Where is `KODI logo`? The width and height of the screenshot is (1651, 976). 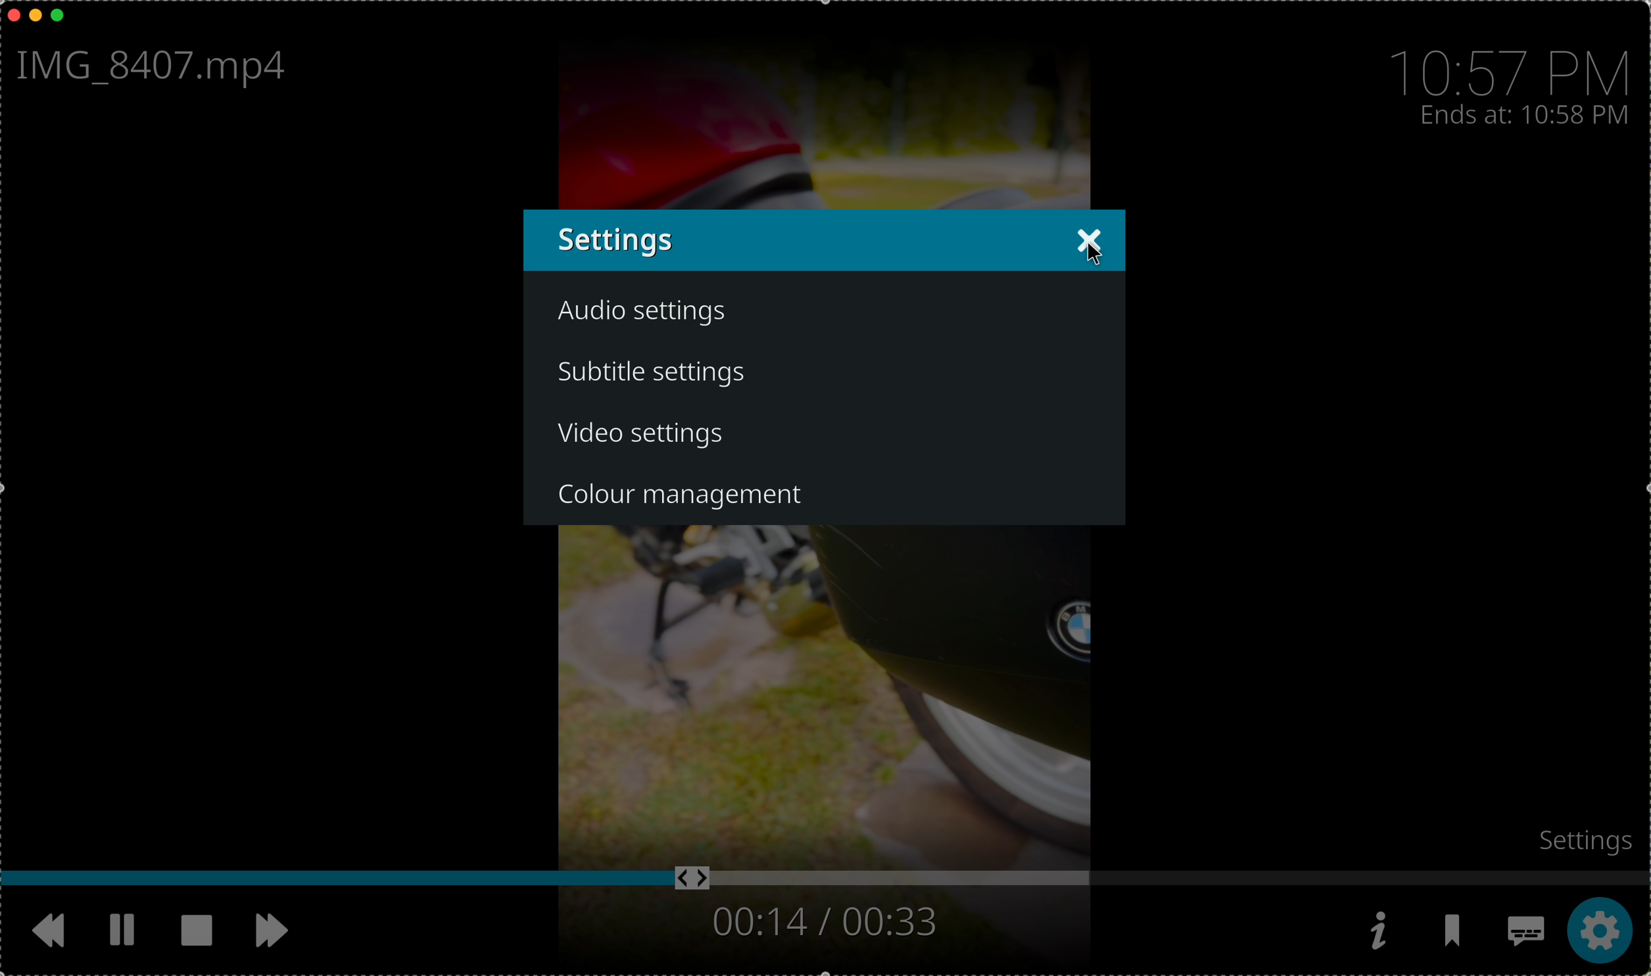
KODI logo is located at coordinates (1088, 239).